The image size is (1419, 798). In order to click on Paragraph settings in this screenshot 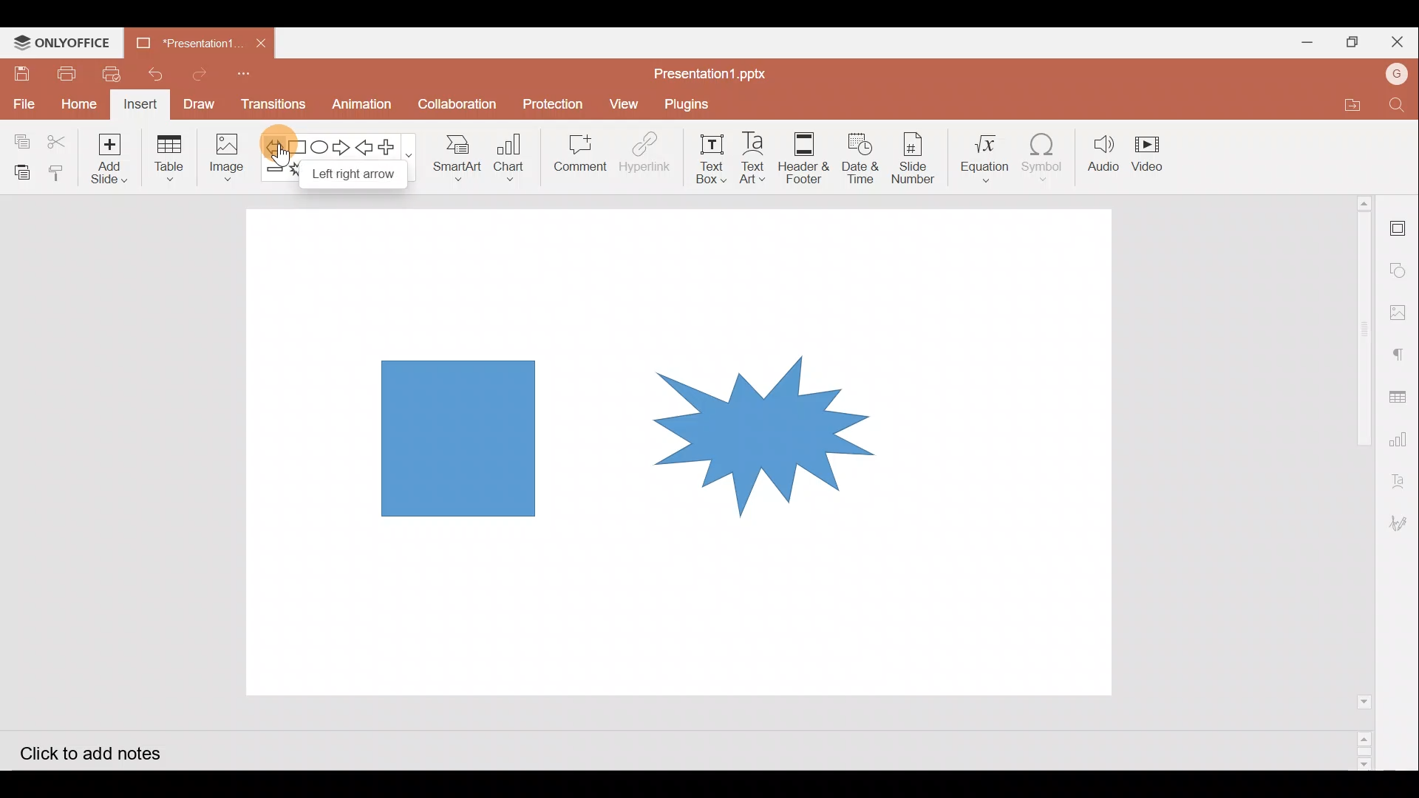, I will do `click(1400, 357)`.